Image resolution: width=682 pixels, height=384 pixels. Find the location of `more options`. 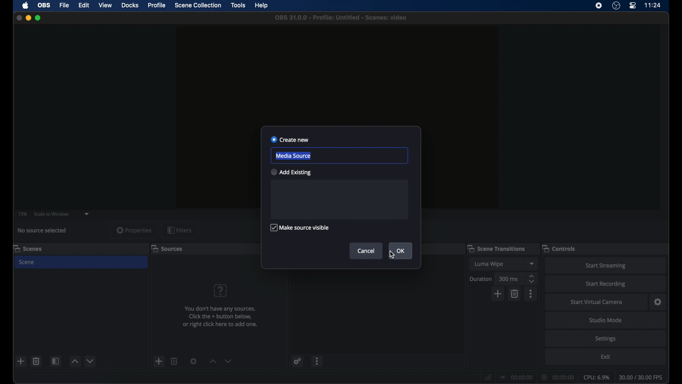

more options is located at coordinates (531, 294).